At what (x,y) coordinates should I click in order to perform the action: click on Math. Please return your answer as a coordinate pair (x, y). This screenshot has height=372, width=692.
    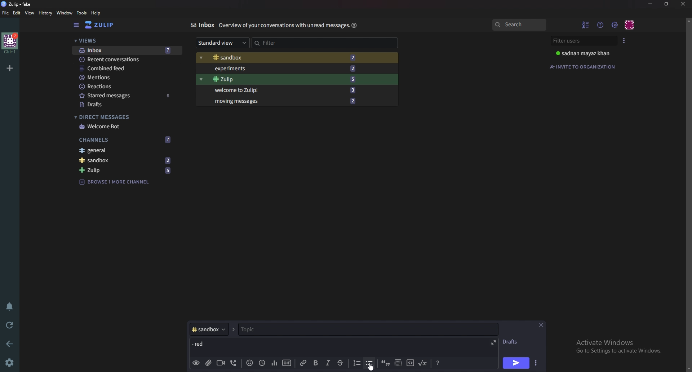
    Looking at the image, I should click on (423, 362).